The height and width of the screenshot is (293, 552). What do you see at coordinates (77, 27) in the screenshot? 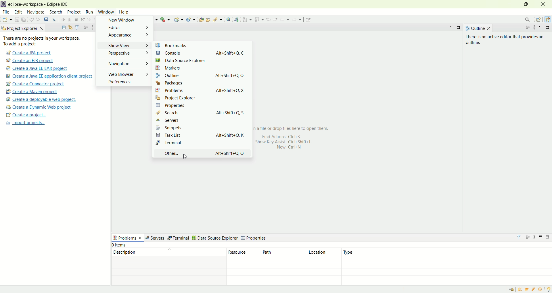
I see `filter` at bounding box center [77, 27].